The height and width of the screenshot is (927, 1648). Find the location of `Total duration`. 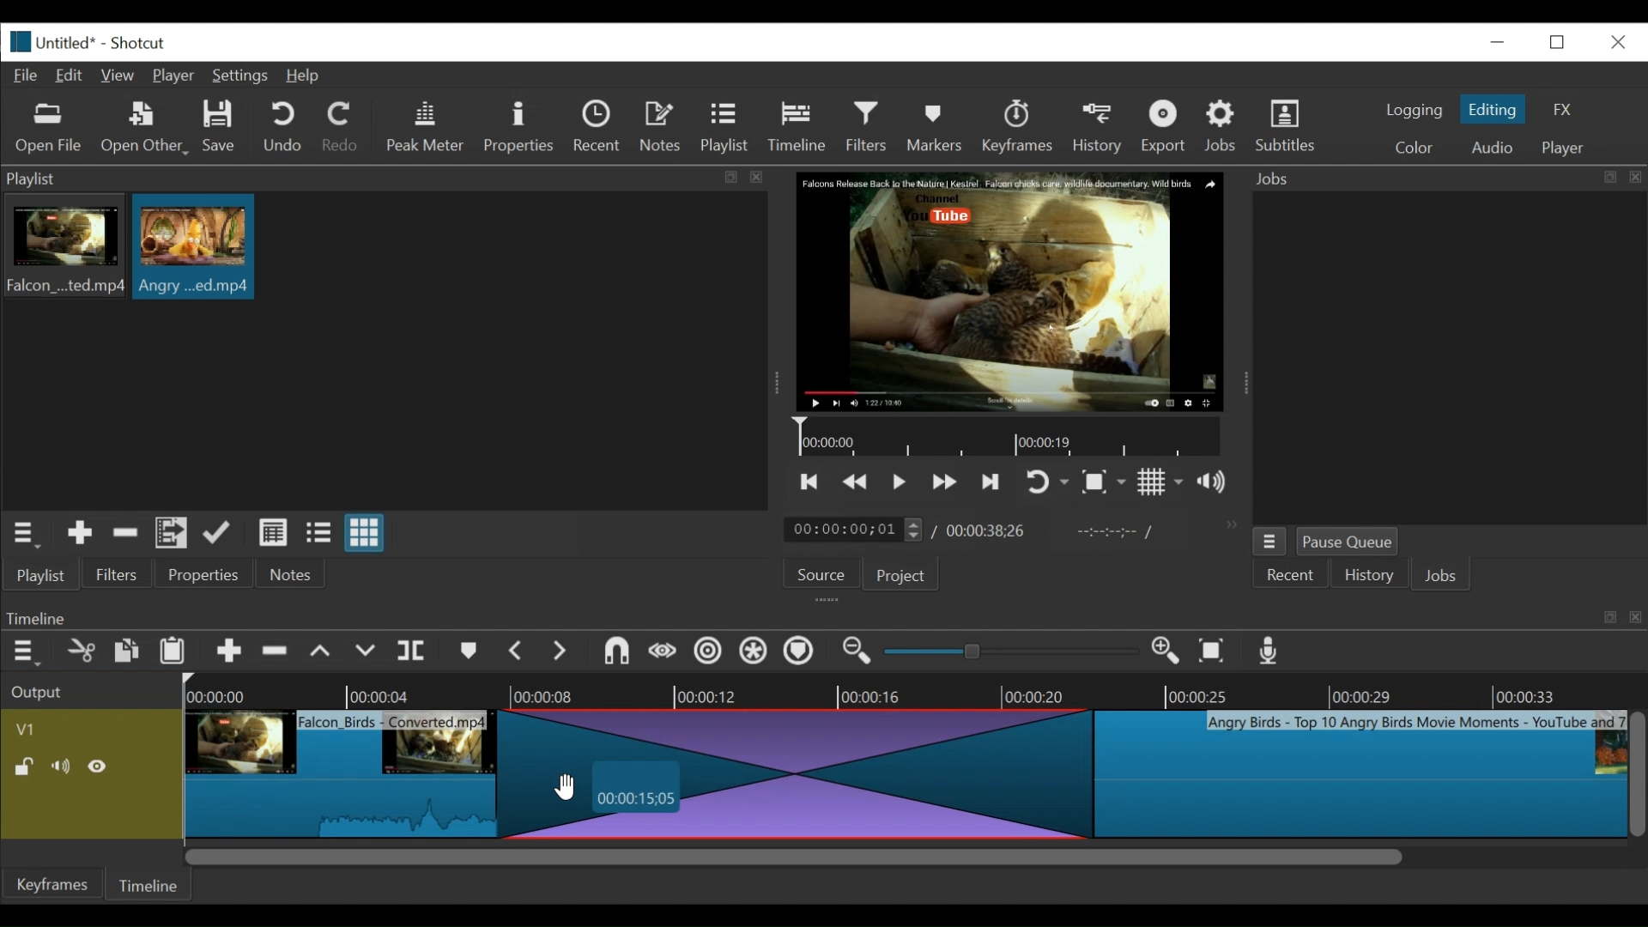

Total duration is located at coordinates (991, 530).